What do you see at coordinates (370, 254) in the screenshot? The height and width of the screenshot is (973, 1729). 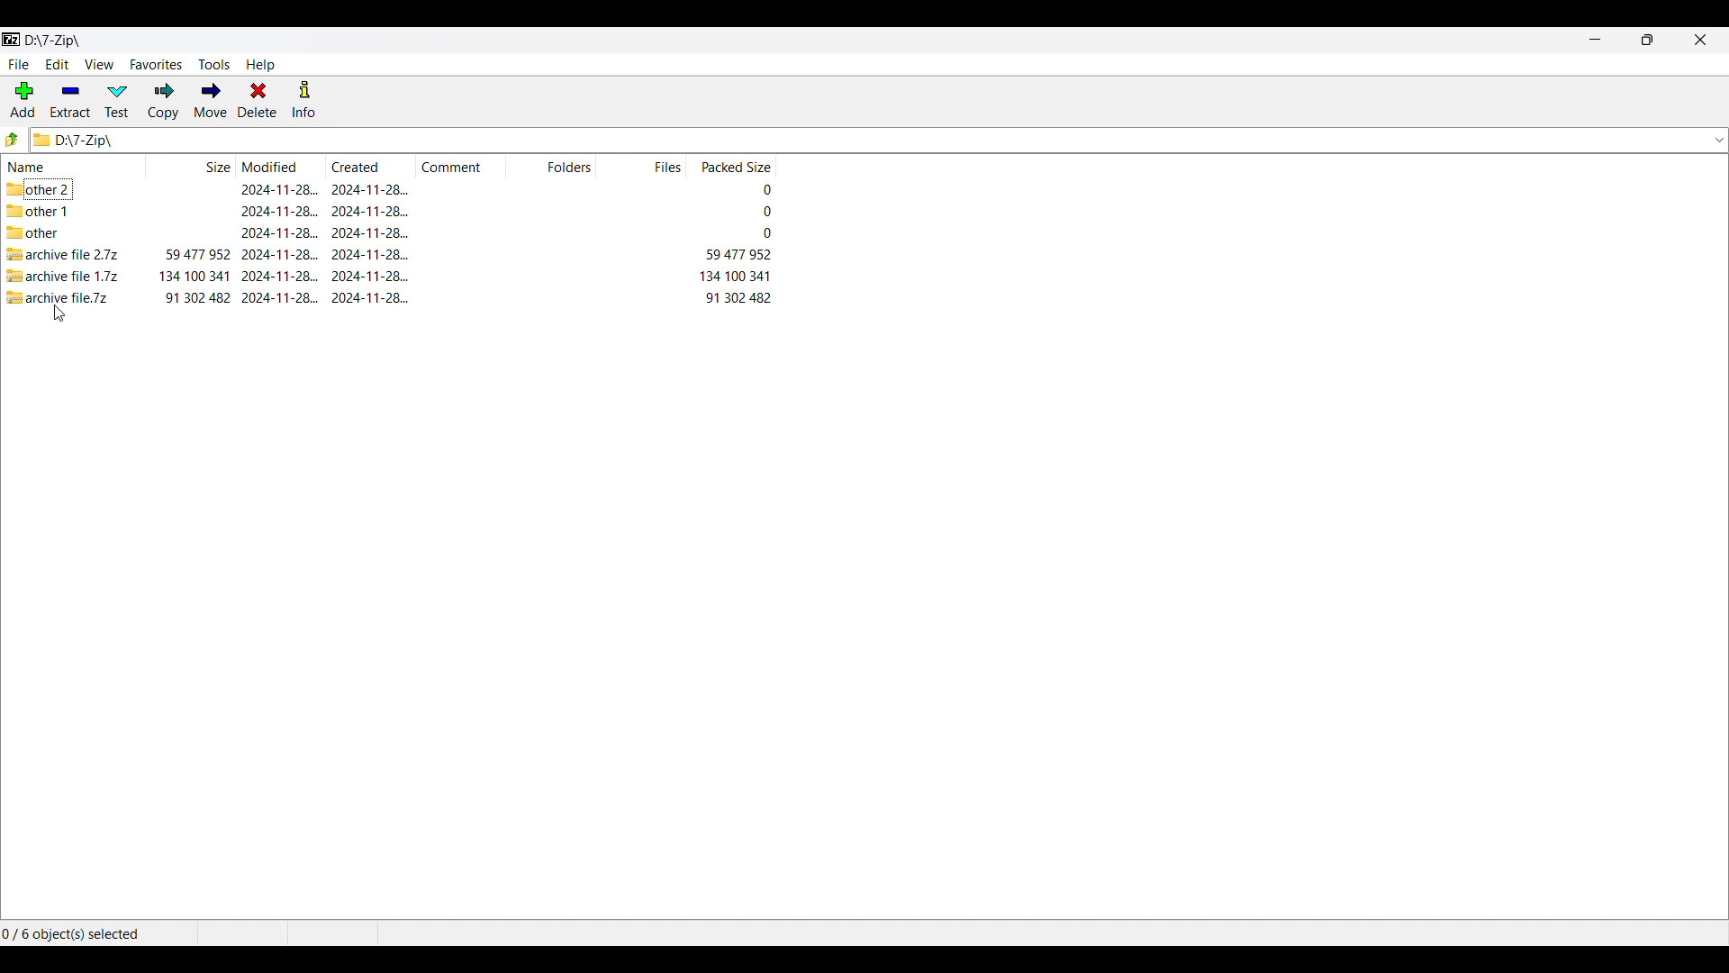 I see `created date & time` at bounding box center [370, 254].